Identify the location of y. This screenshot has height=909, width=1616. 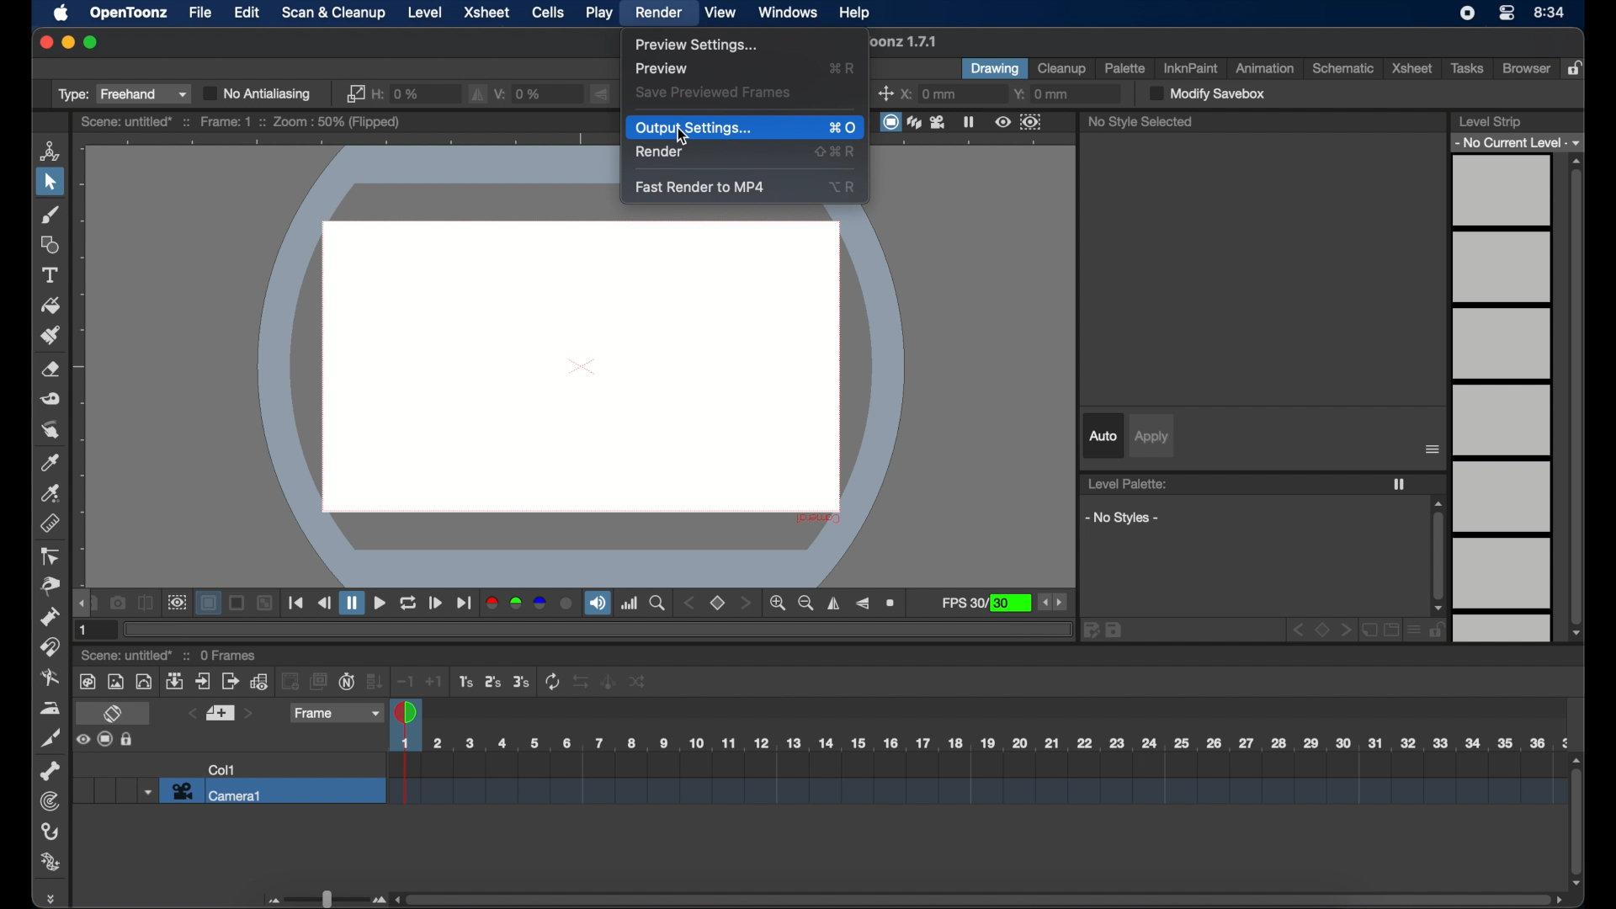
(1042, 94).